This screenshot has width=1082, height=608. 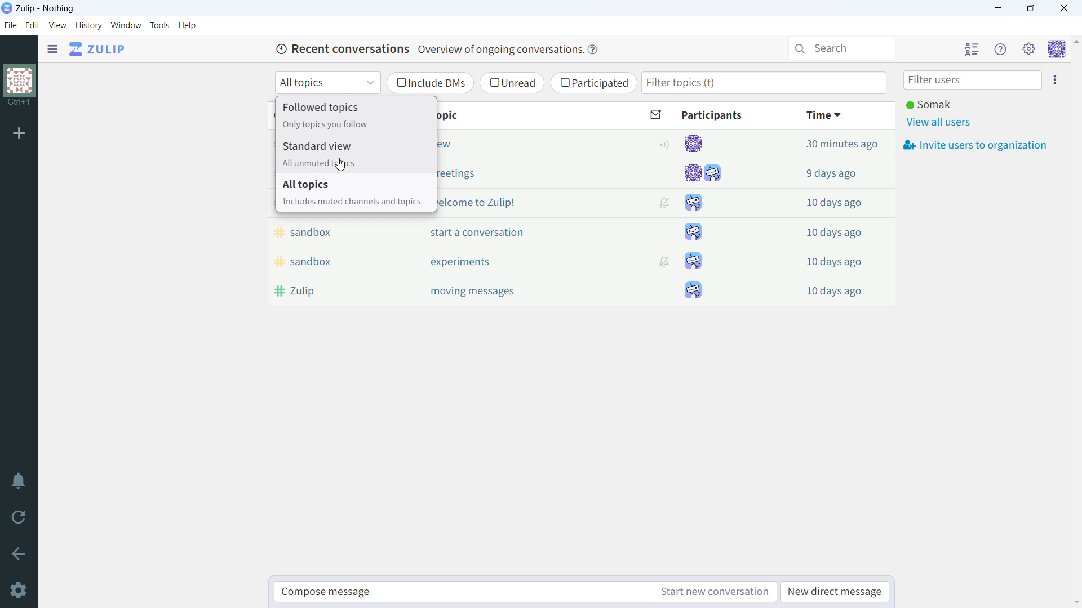 What do you see at coordinates (53, 49) in the screenshot?
I see `open sidebar menu` at bounding box center [53, 49].